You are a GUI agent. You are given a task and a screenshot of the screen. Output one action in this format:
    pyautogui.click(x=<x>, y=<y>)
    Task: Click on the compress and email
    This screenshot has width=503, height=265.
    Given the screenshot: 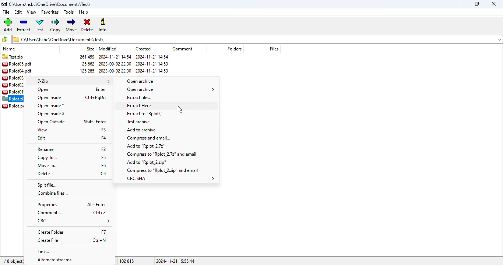 What is the action you would take?
    pyautogui.click(x=150, y=138)
    